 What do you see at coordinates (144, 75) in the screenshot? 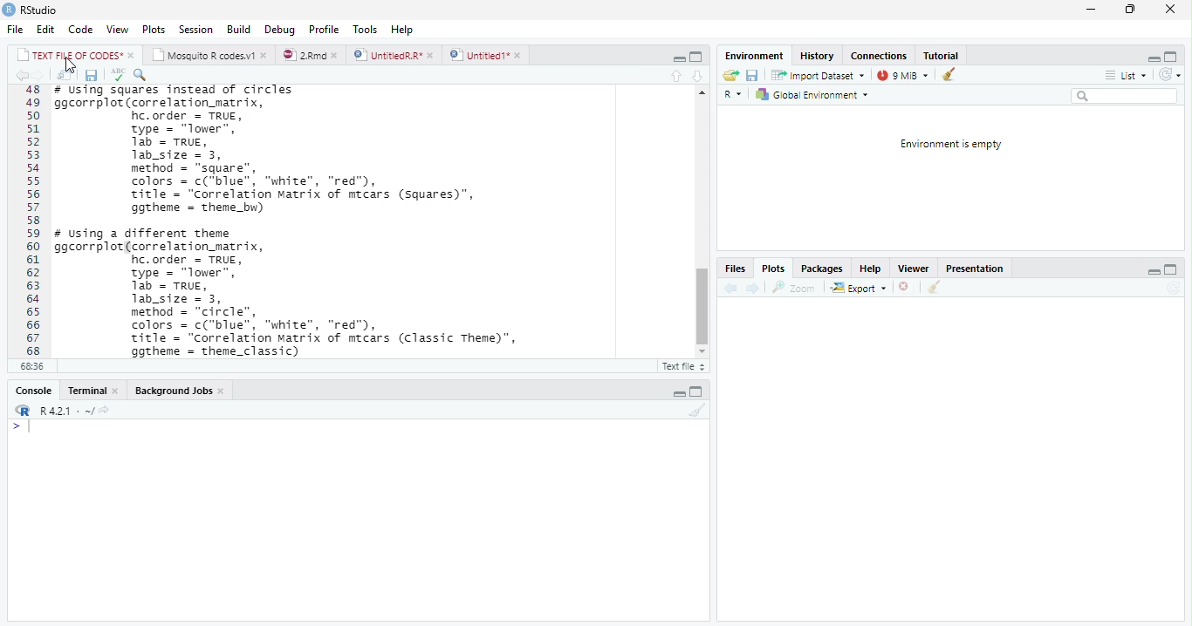
I see `find/replace` at bounding box center [144, 75].